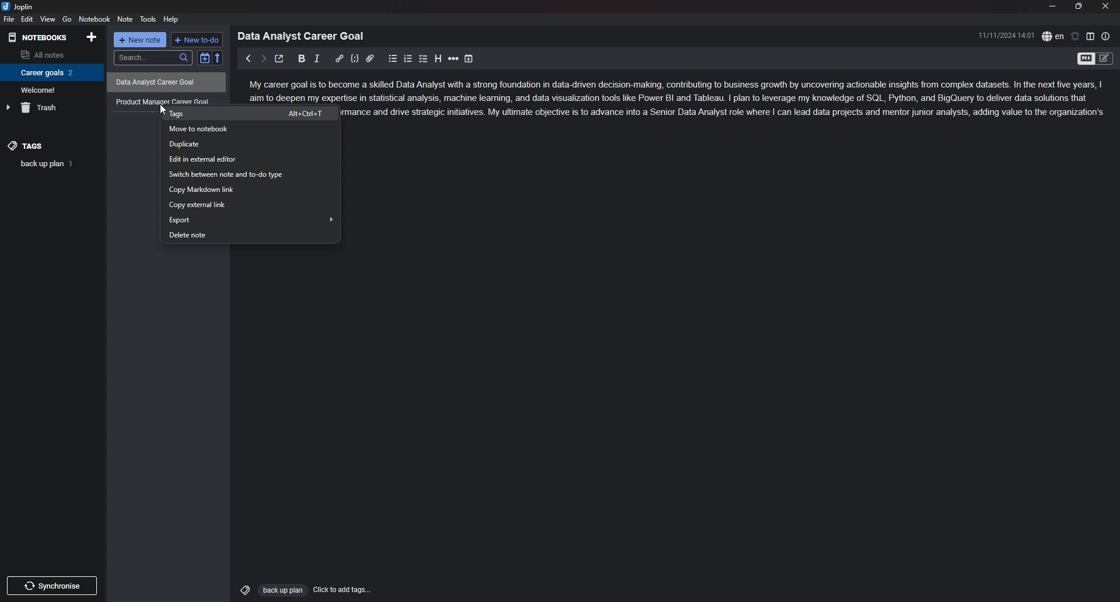 The height and width of the screenshot is (602, 1120). I want to click on set alarm, so click(1076, 36).